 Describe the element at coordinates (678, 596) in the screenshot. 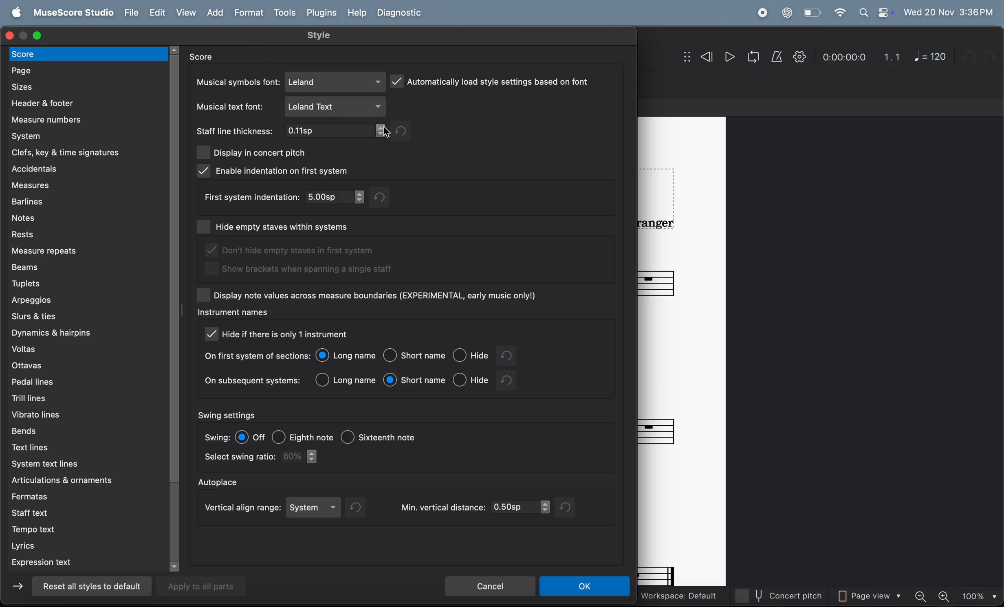

I see `workspace default` at that location.